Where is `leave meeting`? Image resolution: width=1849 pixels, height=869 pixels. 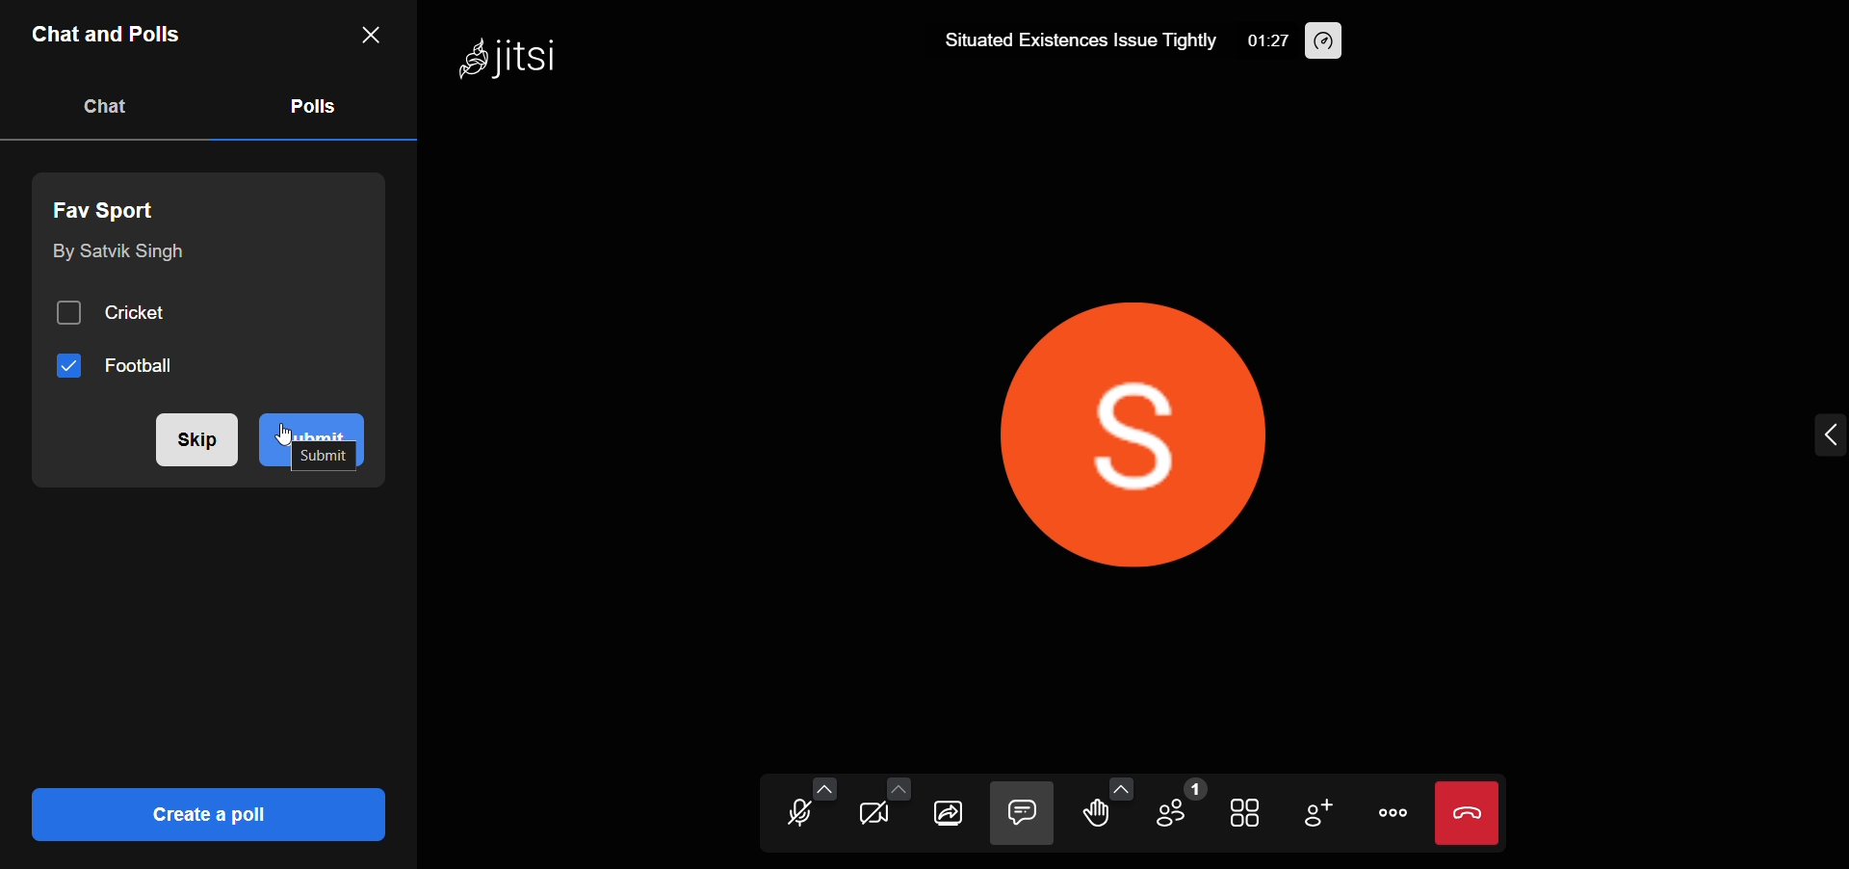 leave meeting is located at coordinates (1471, 812).